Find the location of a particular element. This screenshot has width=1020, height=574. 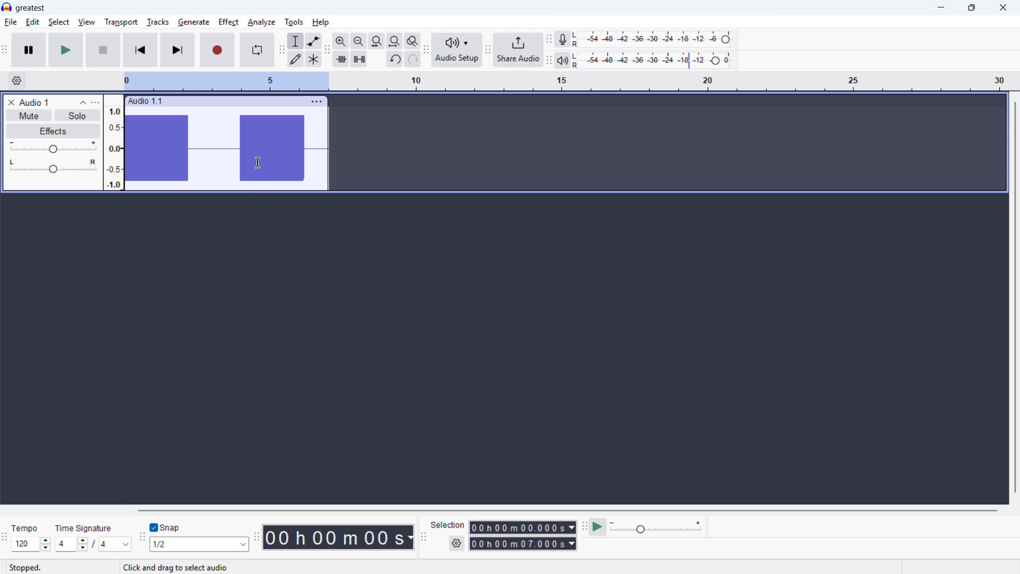

play  is located at coordinates (66, 50).